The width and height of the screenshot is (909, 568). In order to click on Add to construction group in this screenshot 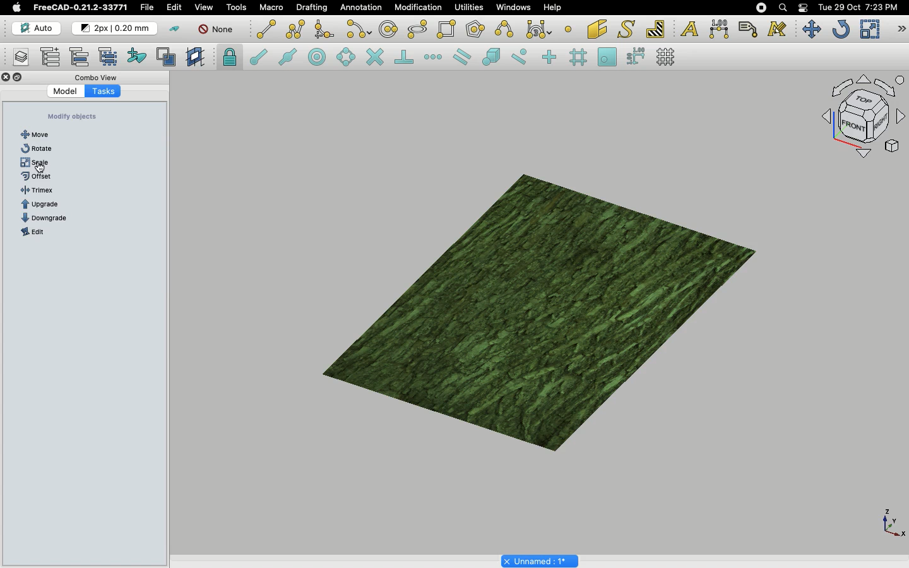, I will do `click(138, 58)`.